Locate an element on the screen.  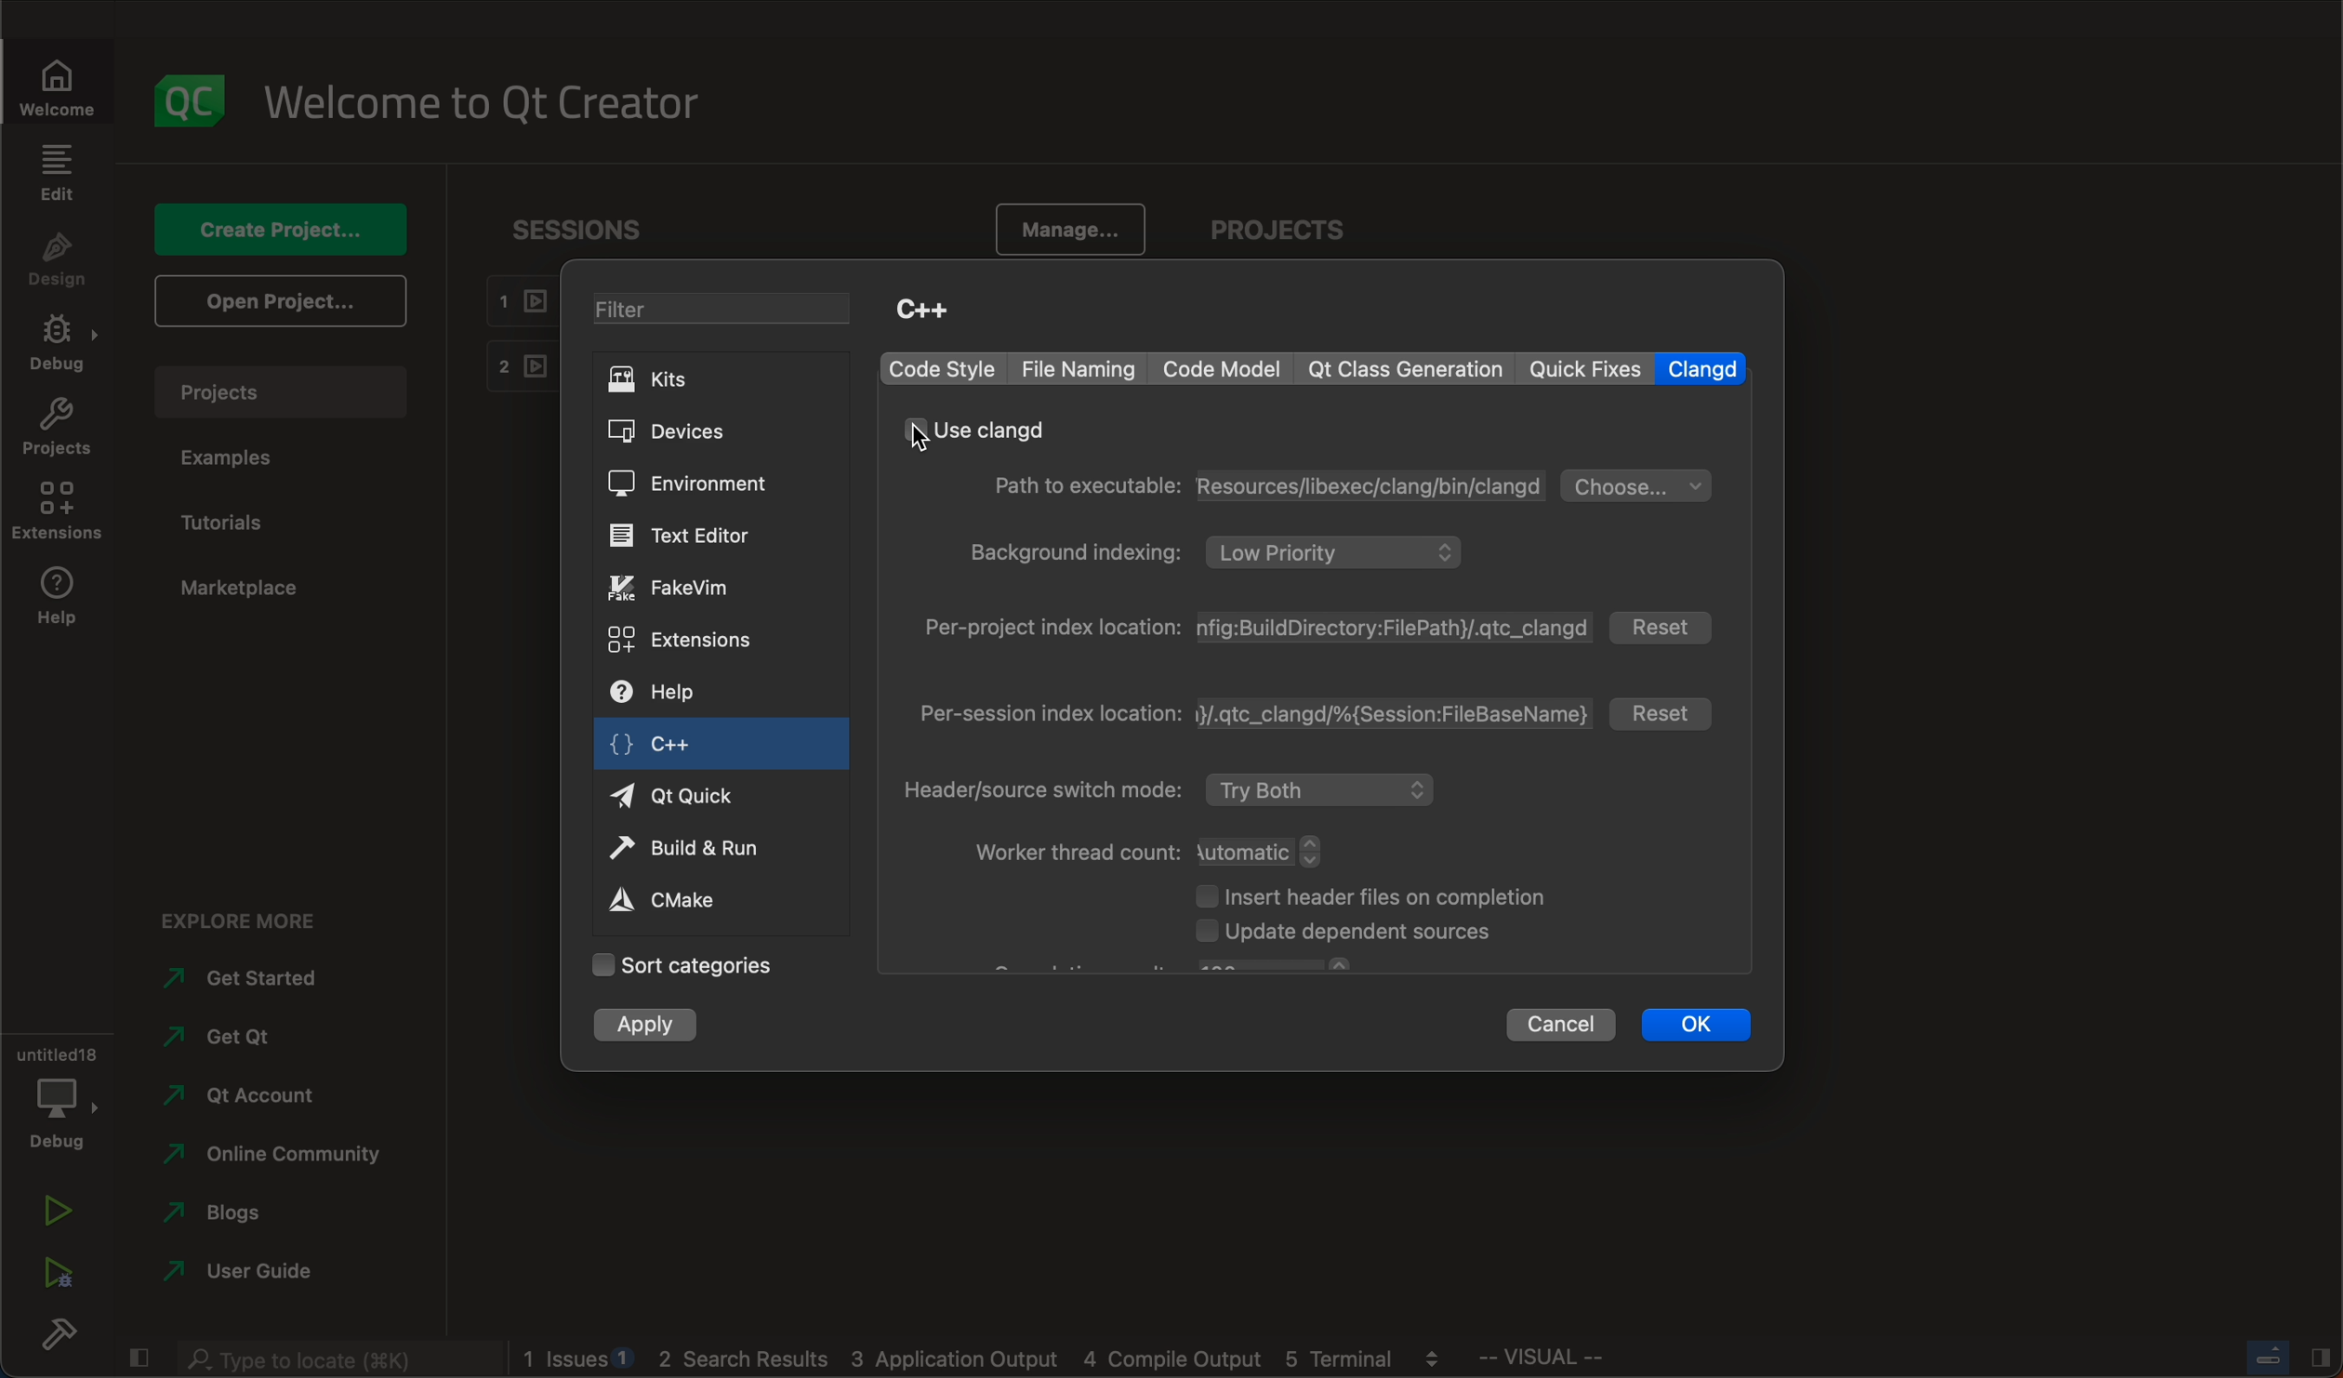
qt is located at coordinates (696, 795).